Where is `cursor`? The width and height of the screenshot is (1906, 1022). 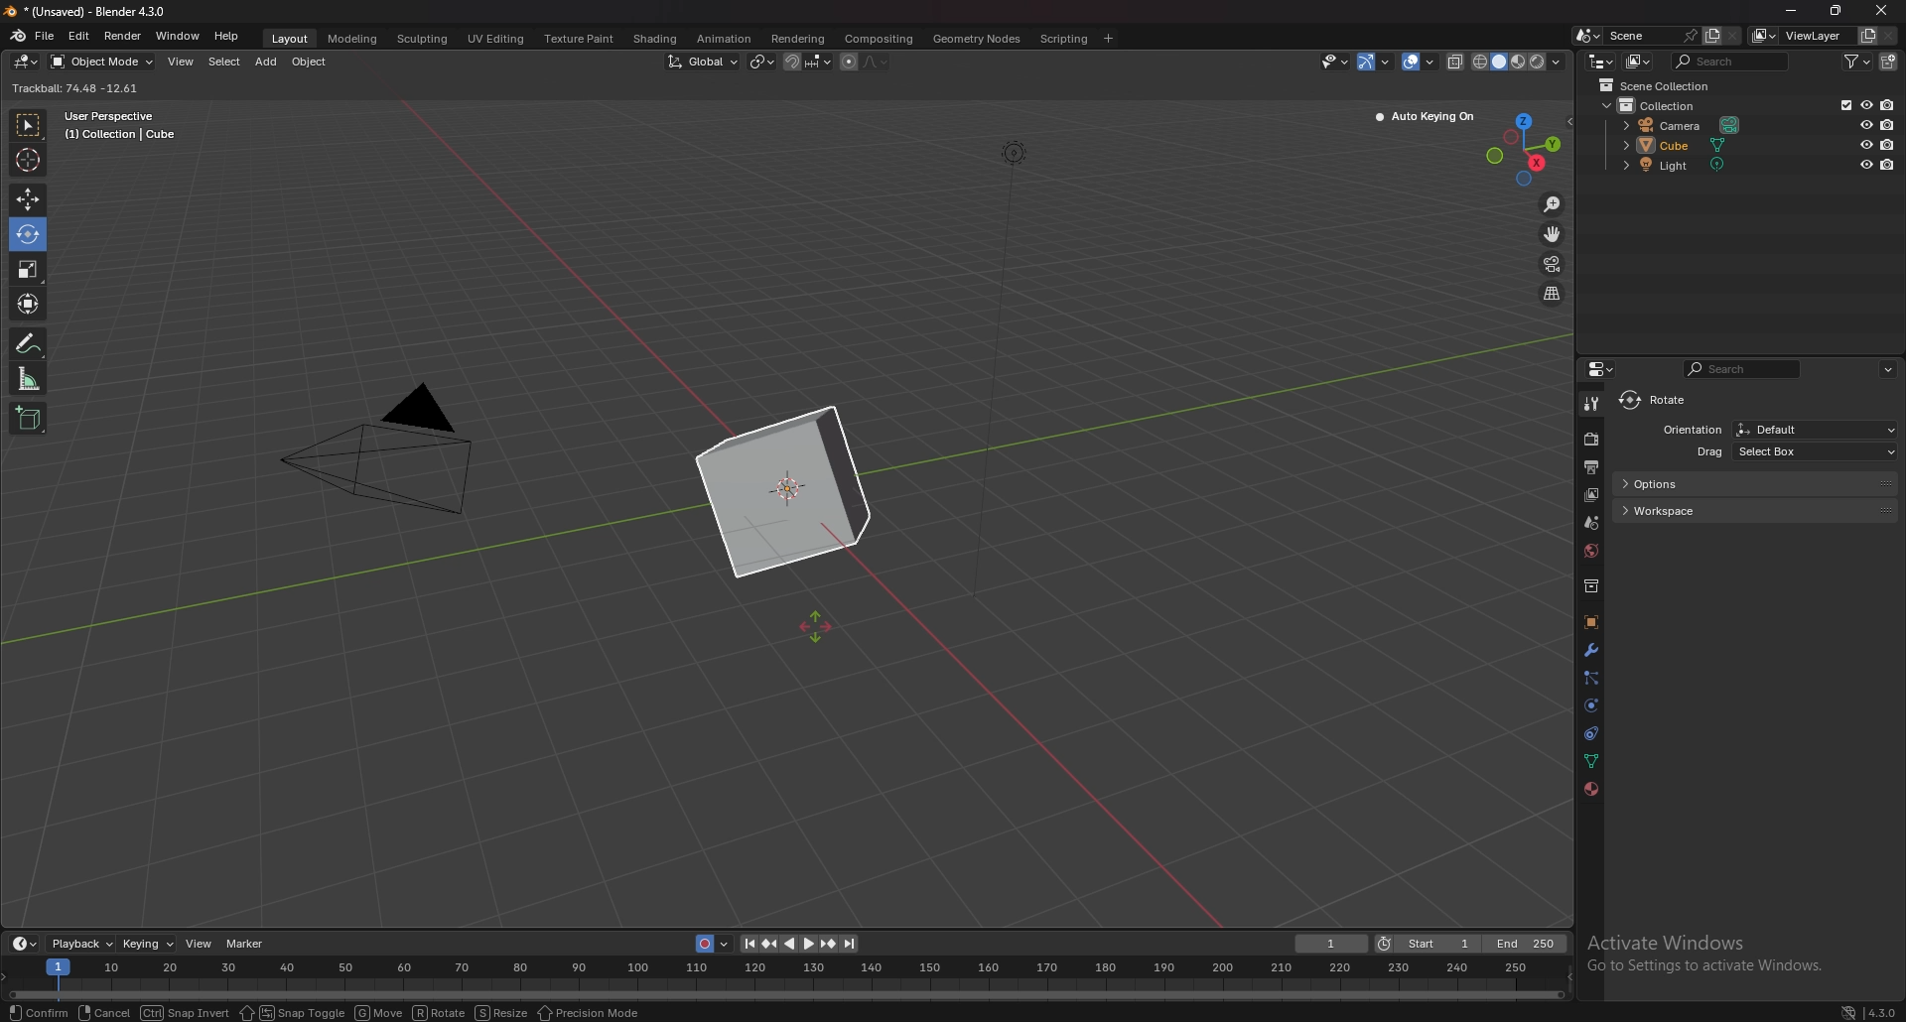 cursor is located at coordinates (27, 159).